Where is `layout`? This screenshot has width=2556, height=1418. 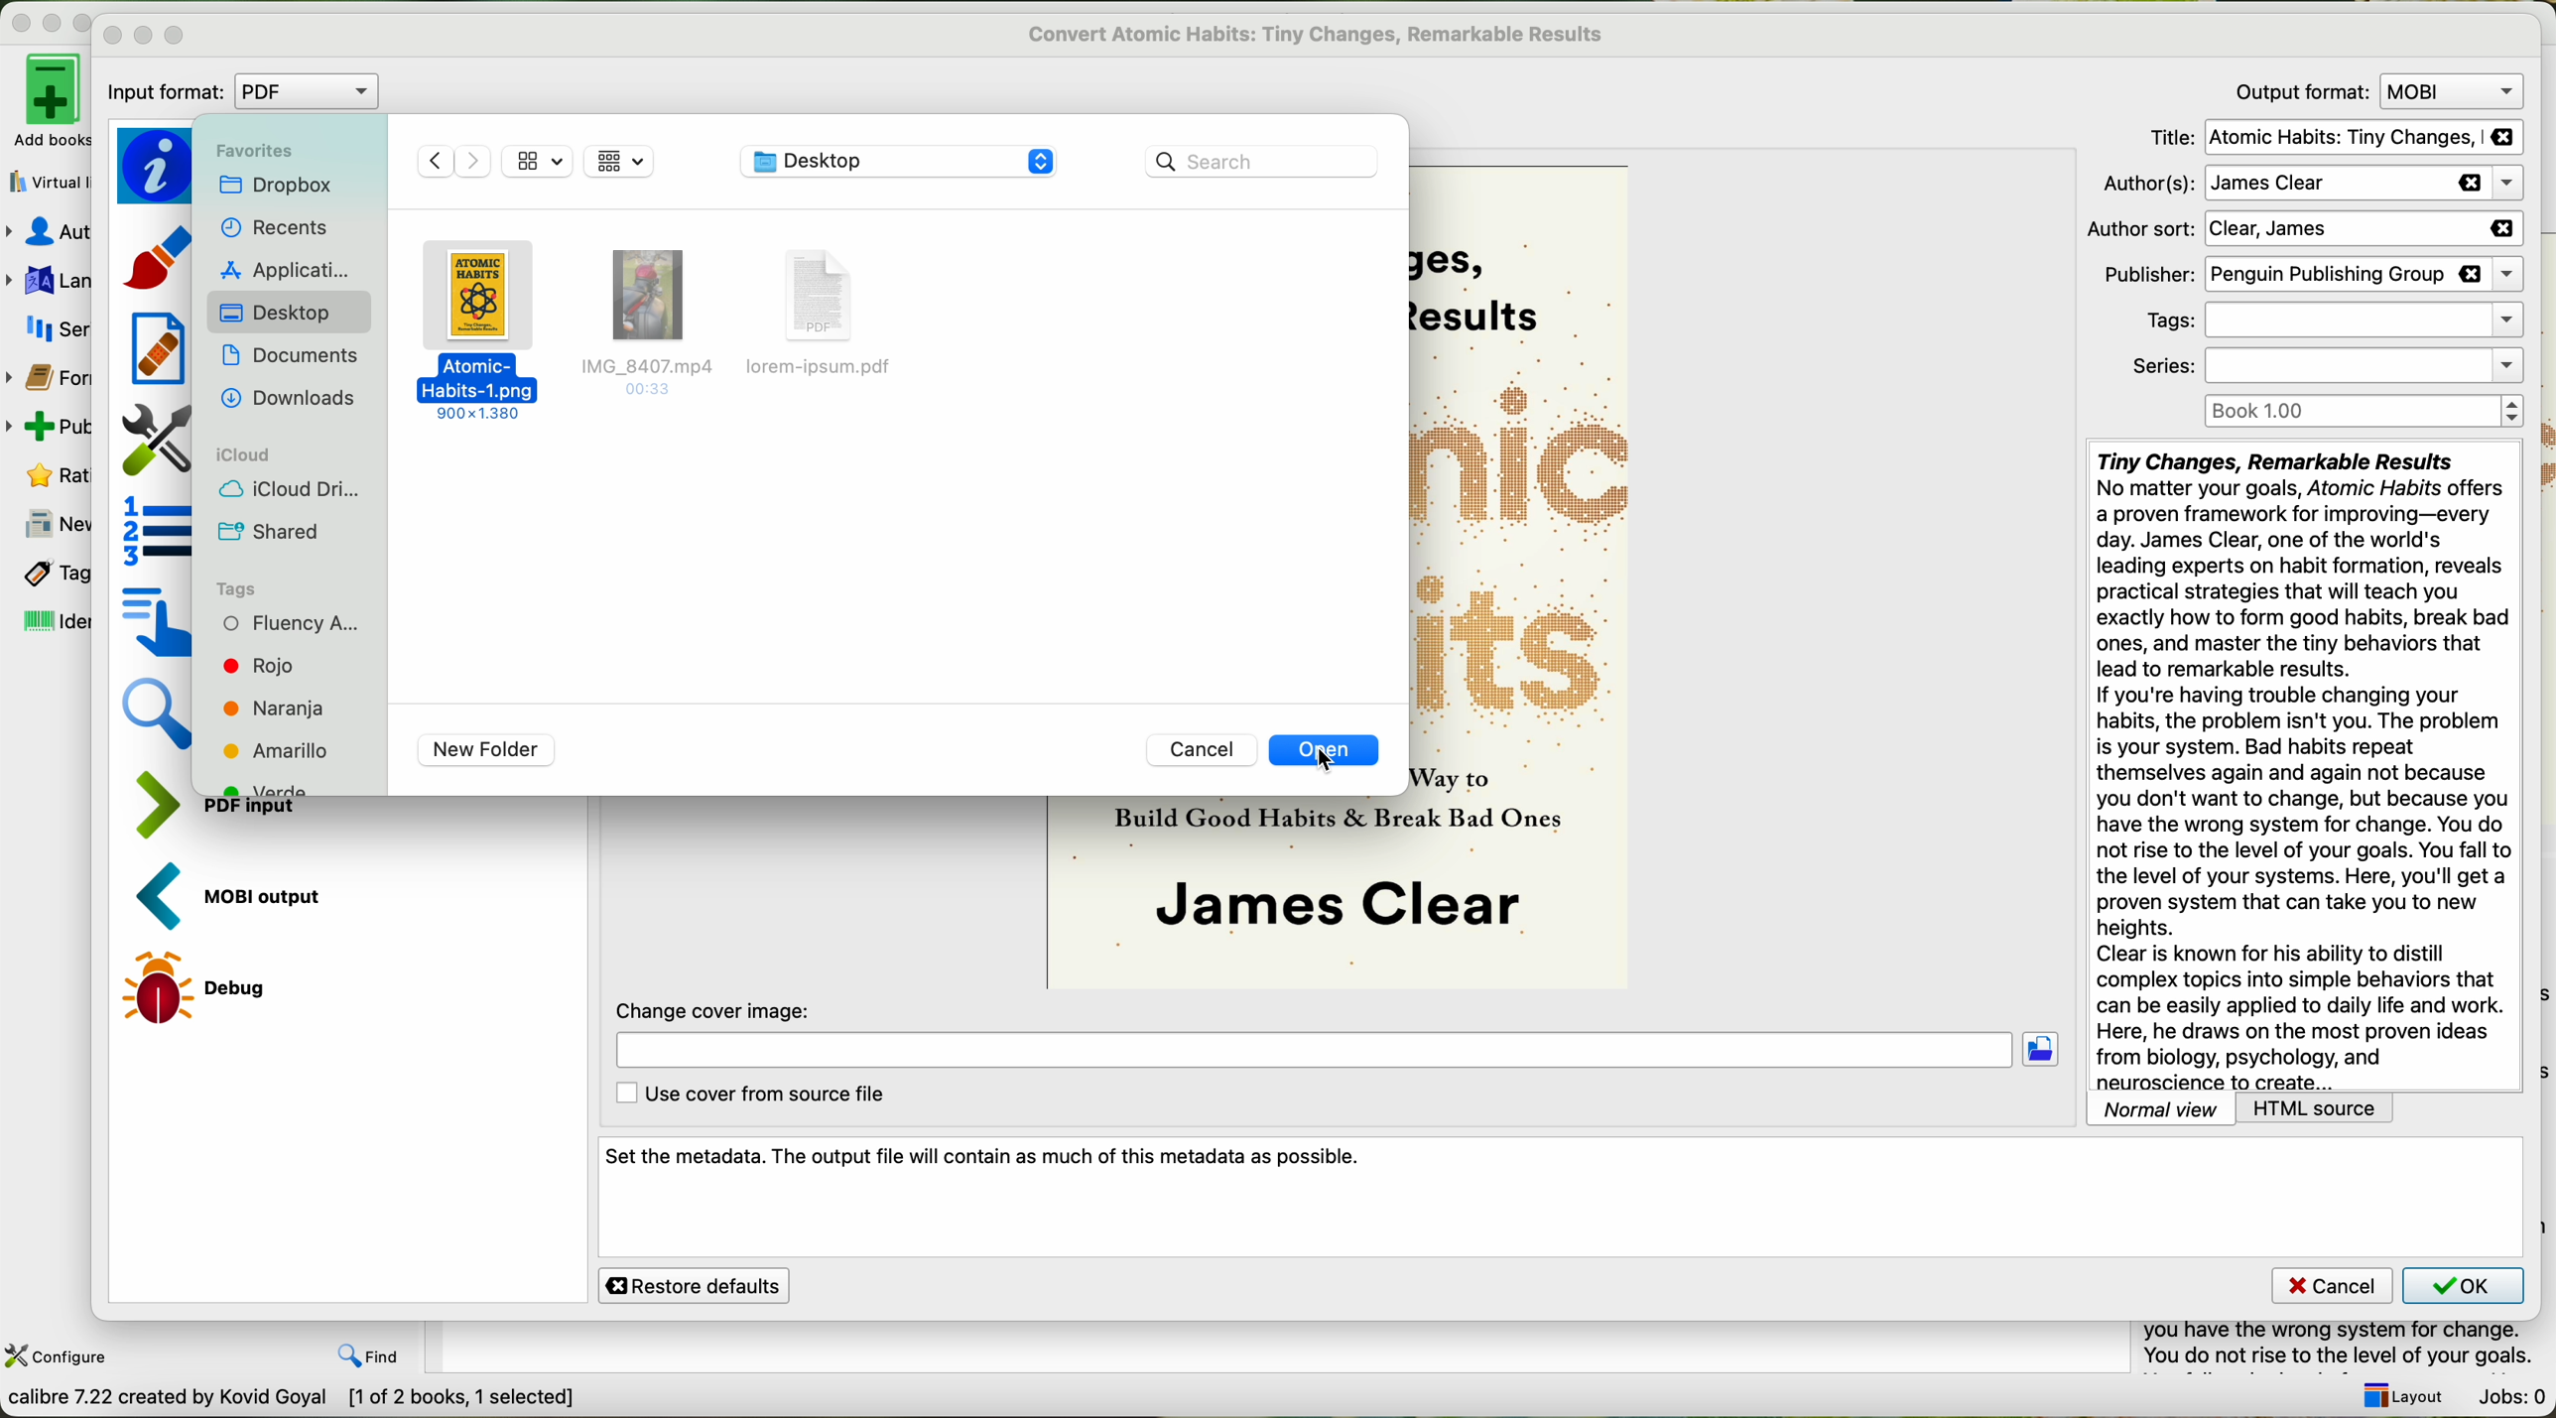 layout is located at coordinates (2397, 1395).